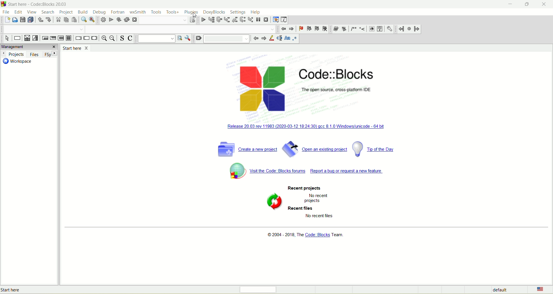 Image resolution: width=553 pixels, height=294 pixels. What do you see at coordinates (120, 20) in the screenshot?
I see `build and run` at bounding box center [120, 20].